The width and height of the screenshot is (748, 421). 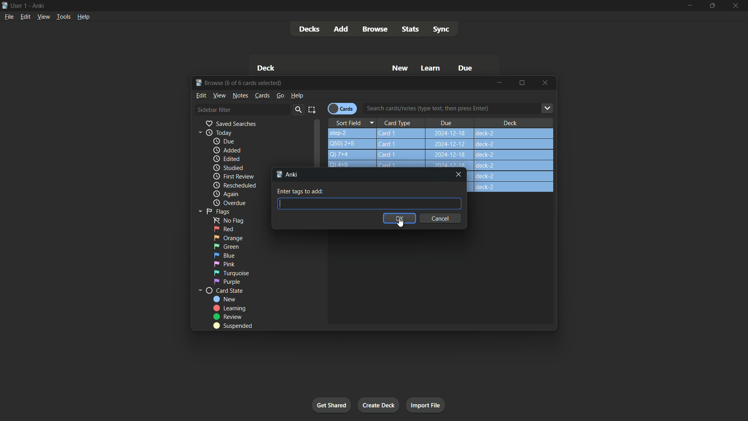 I want to click on Studied, so click(x=228, y=168).